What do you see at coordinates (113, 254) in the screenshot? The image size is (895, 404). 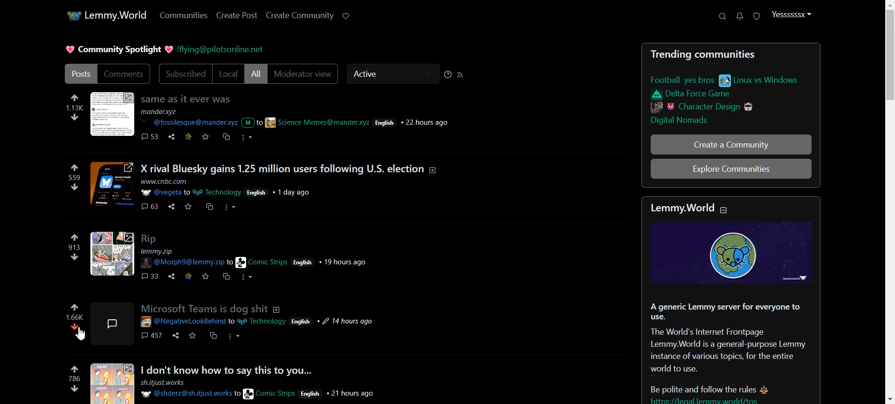 I see `image` at bounding box center [113, 254].